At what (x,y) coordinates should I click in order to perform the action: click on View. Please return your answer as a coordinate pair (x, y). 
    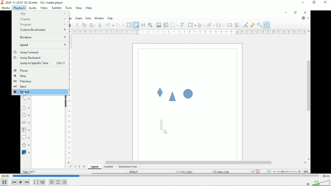
    Looking at the image, I should click on (79, 7).